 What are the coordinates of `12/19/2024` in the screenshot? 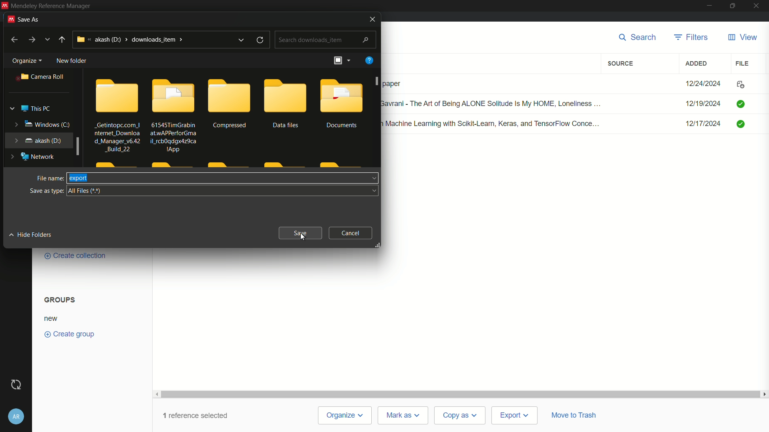 It's located at (703, 104).